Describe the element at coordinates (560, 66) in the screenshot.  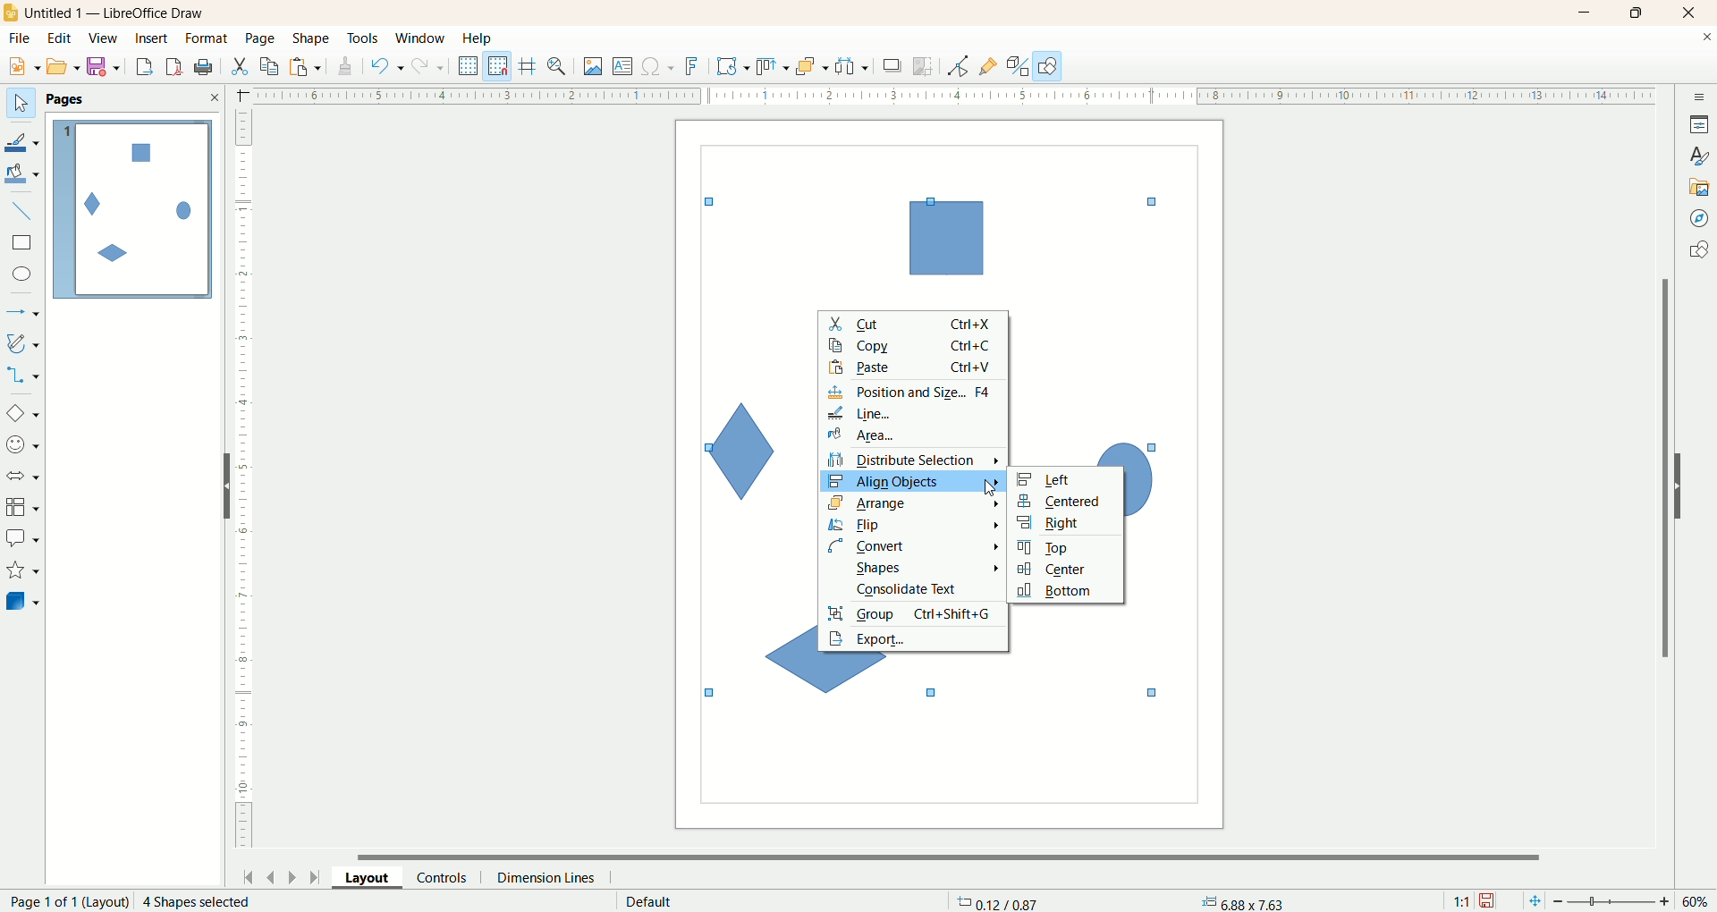
I see `zo` at that location.